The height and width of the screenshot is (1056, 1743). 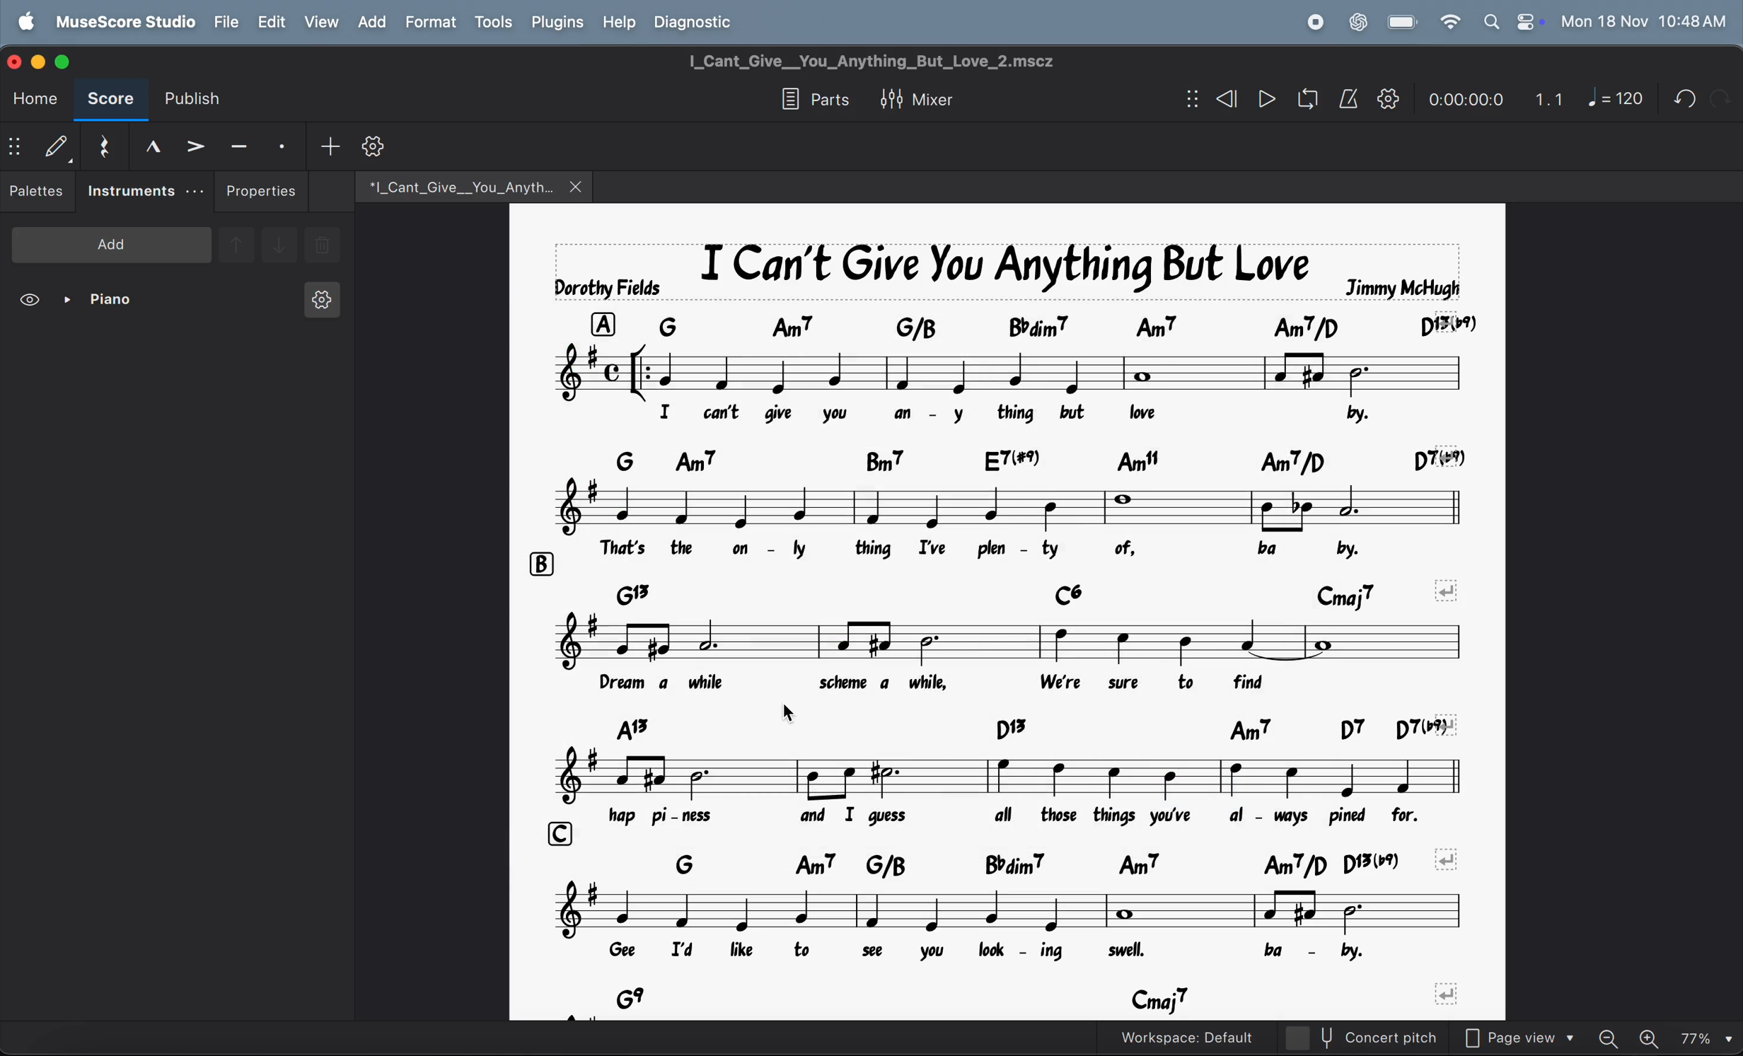 I want to click on control center, so click(x=1527, y=21).